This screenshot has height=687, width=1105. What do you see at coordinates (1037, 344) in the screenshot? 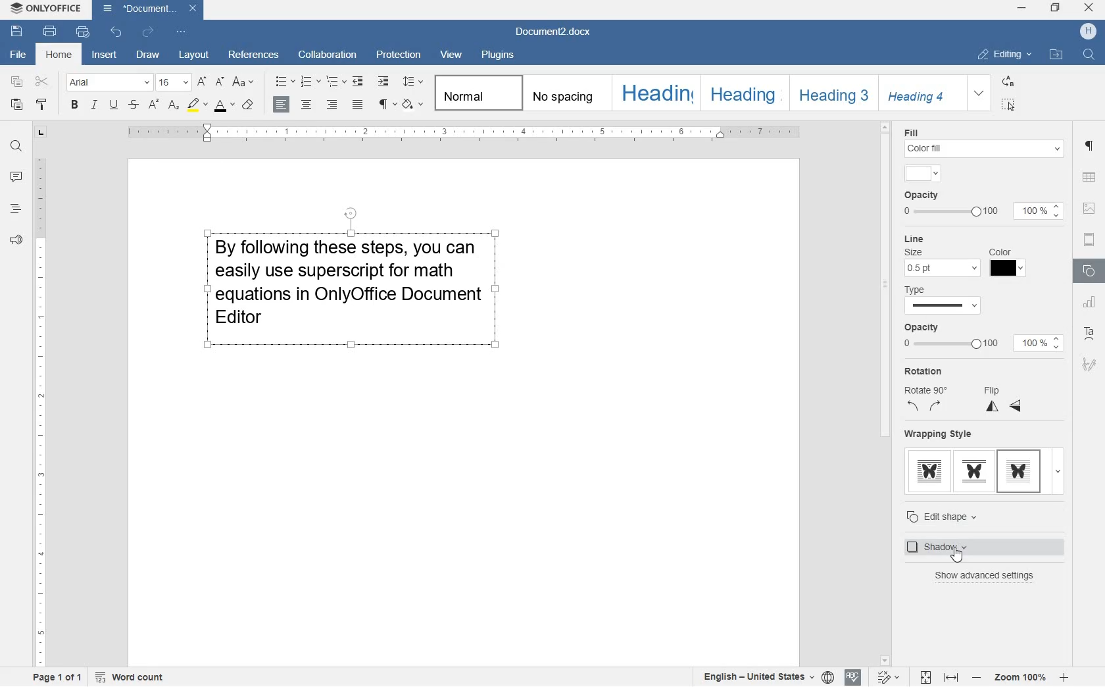
I see `100%` at bounding box center [1037, 344].